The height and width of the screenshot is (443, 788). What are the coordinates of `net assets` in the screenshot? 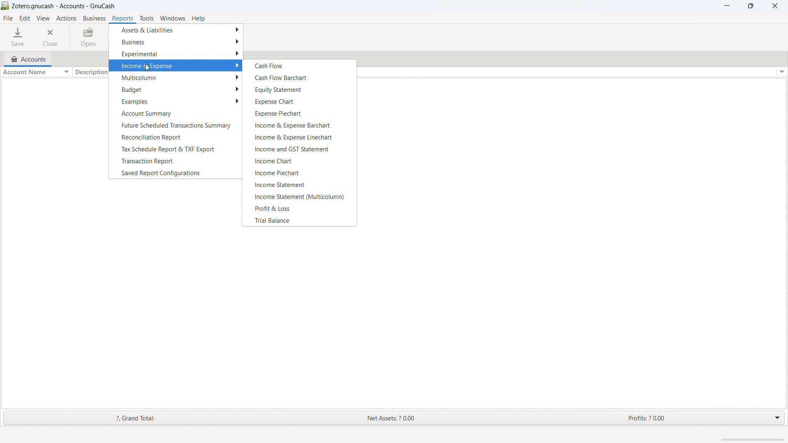 It's located at (410, 418).